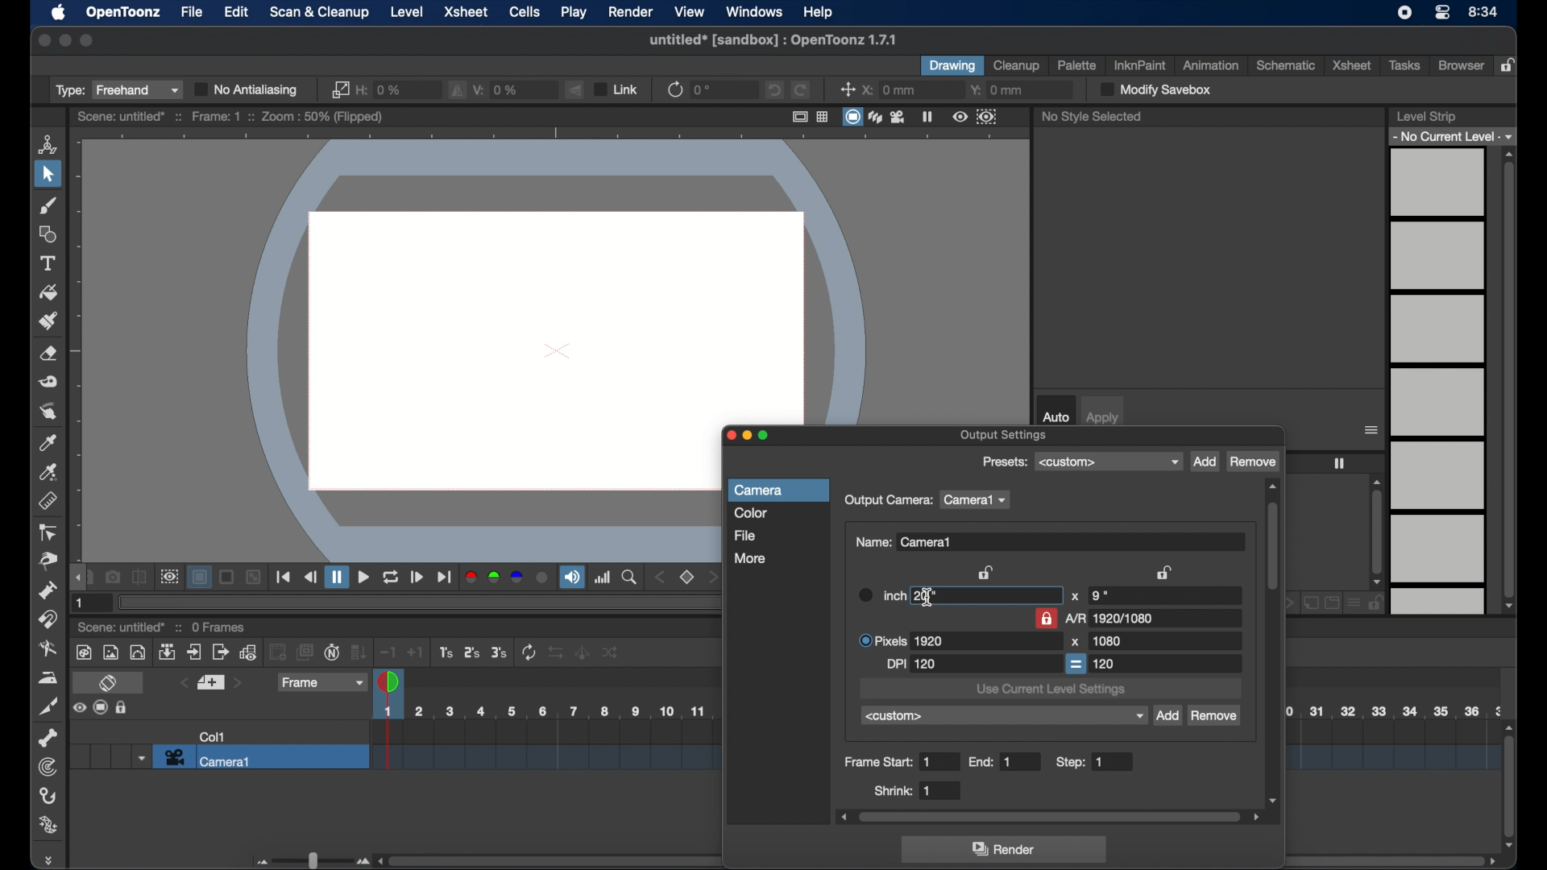  What do you see at coordinates (48, 320) in the screenshot?
I see `paint brush tool` at bounding box center [48, 320].